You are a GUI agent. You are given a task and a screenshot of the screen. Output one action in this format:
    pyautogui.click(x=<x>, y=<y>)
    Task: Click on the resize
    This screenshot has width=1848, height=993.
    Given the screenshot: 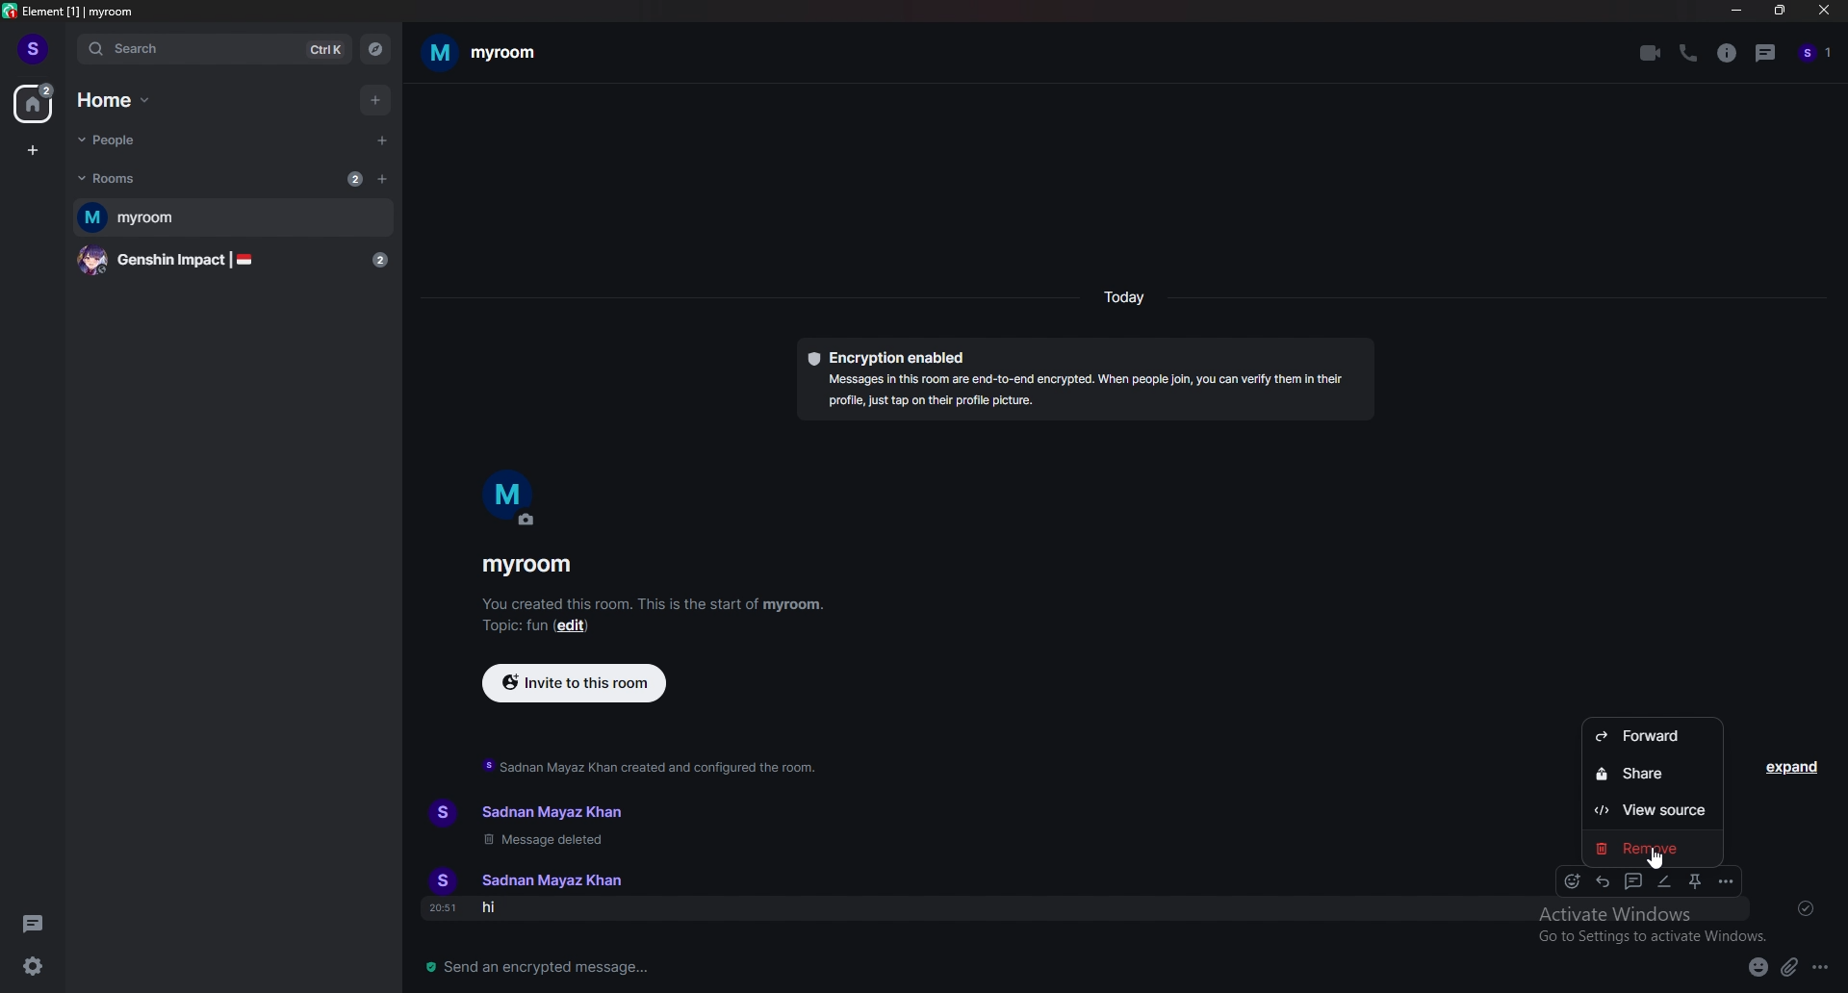 What is the action you would take?
    pyautogui.click(x=1779, y=10)
    